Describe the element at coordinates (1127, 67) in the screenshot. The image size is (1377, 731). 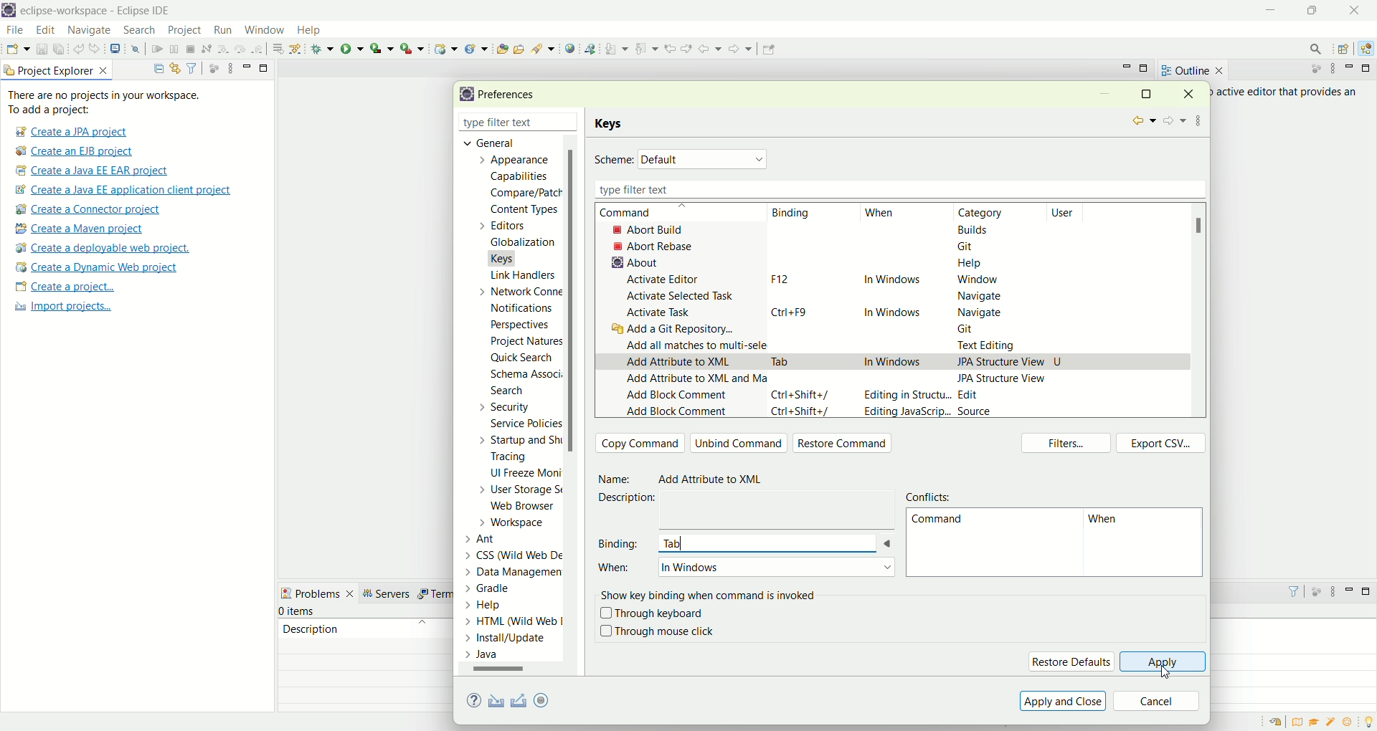
I see `minimize` at that location.